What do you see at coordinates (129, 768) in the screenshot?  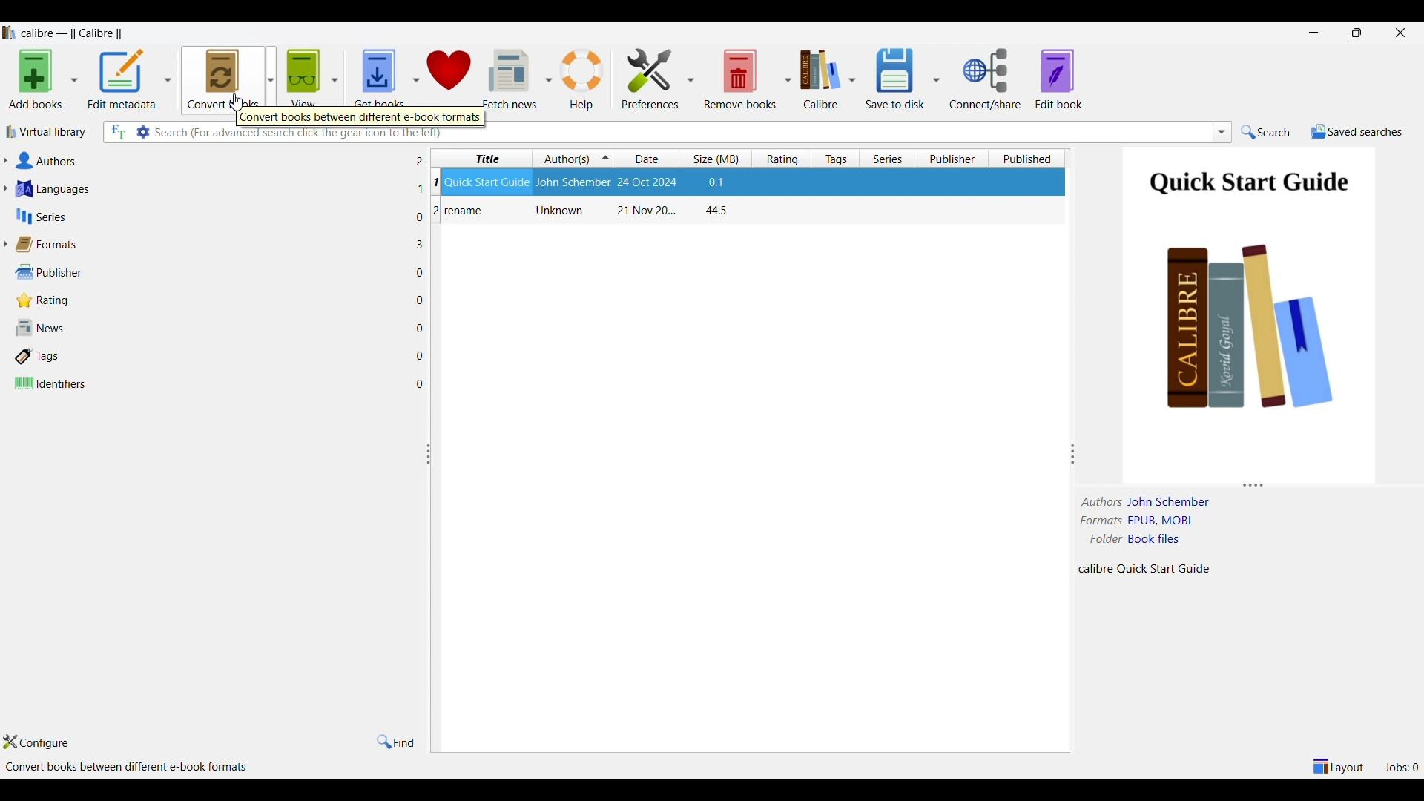 I see `Details of software` at bounding box center [129, 768].